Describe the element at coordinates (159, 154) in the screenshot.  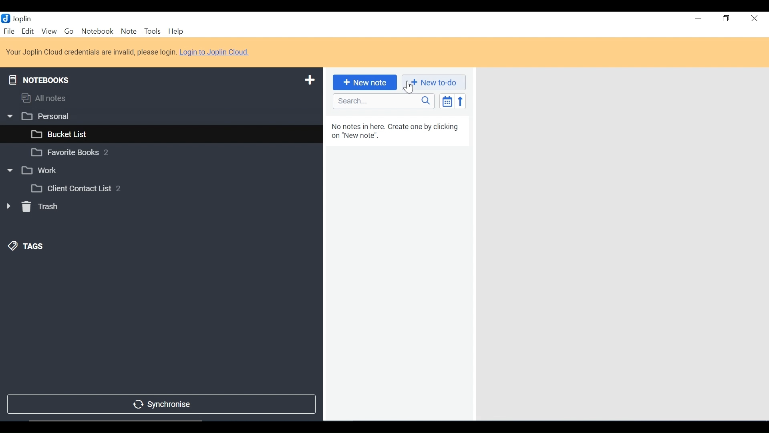
I see `Notebook` at that location.